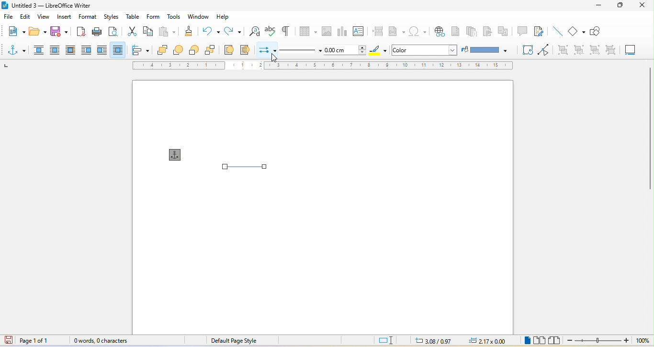 The image size is (654, 347). I want to click on new, so click(15, 30).